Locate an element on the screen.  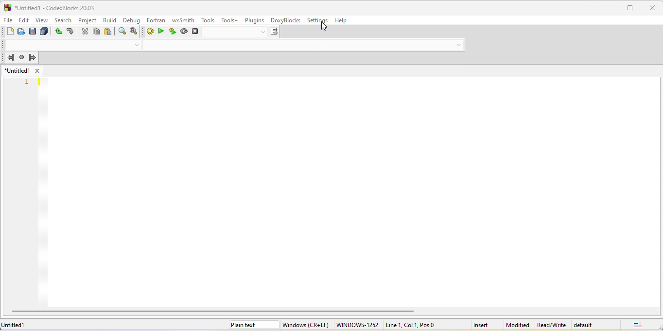
undo is located at coordinates (58, 32).